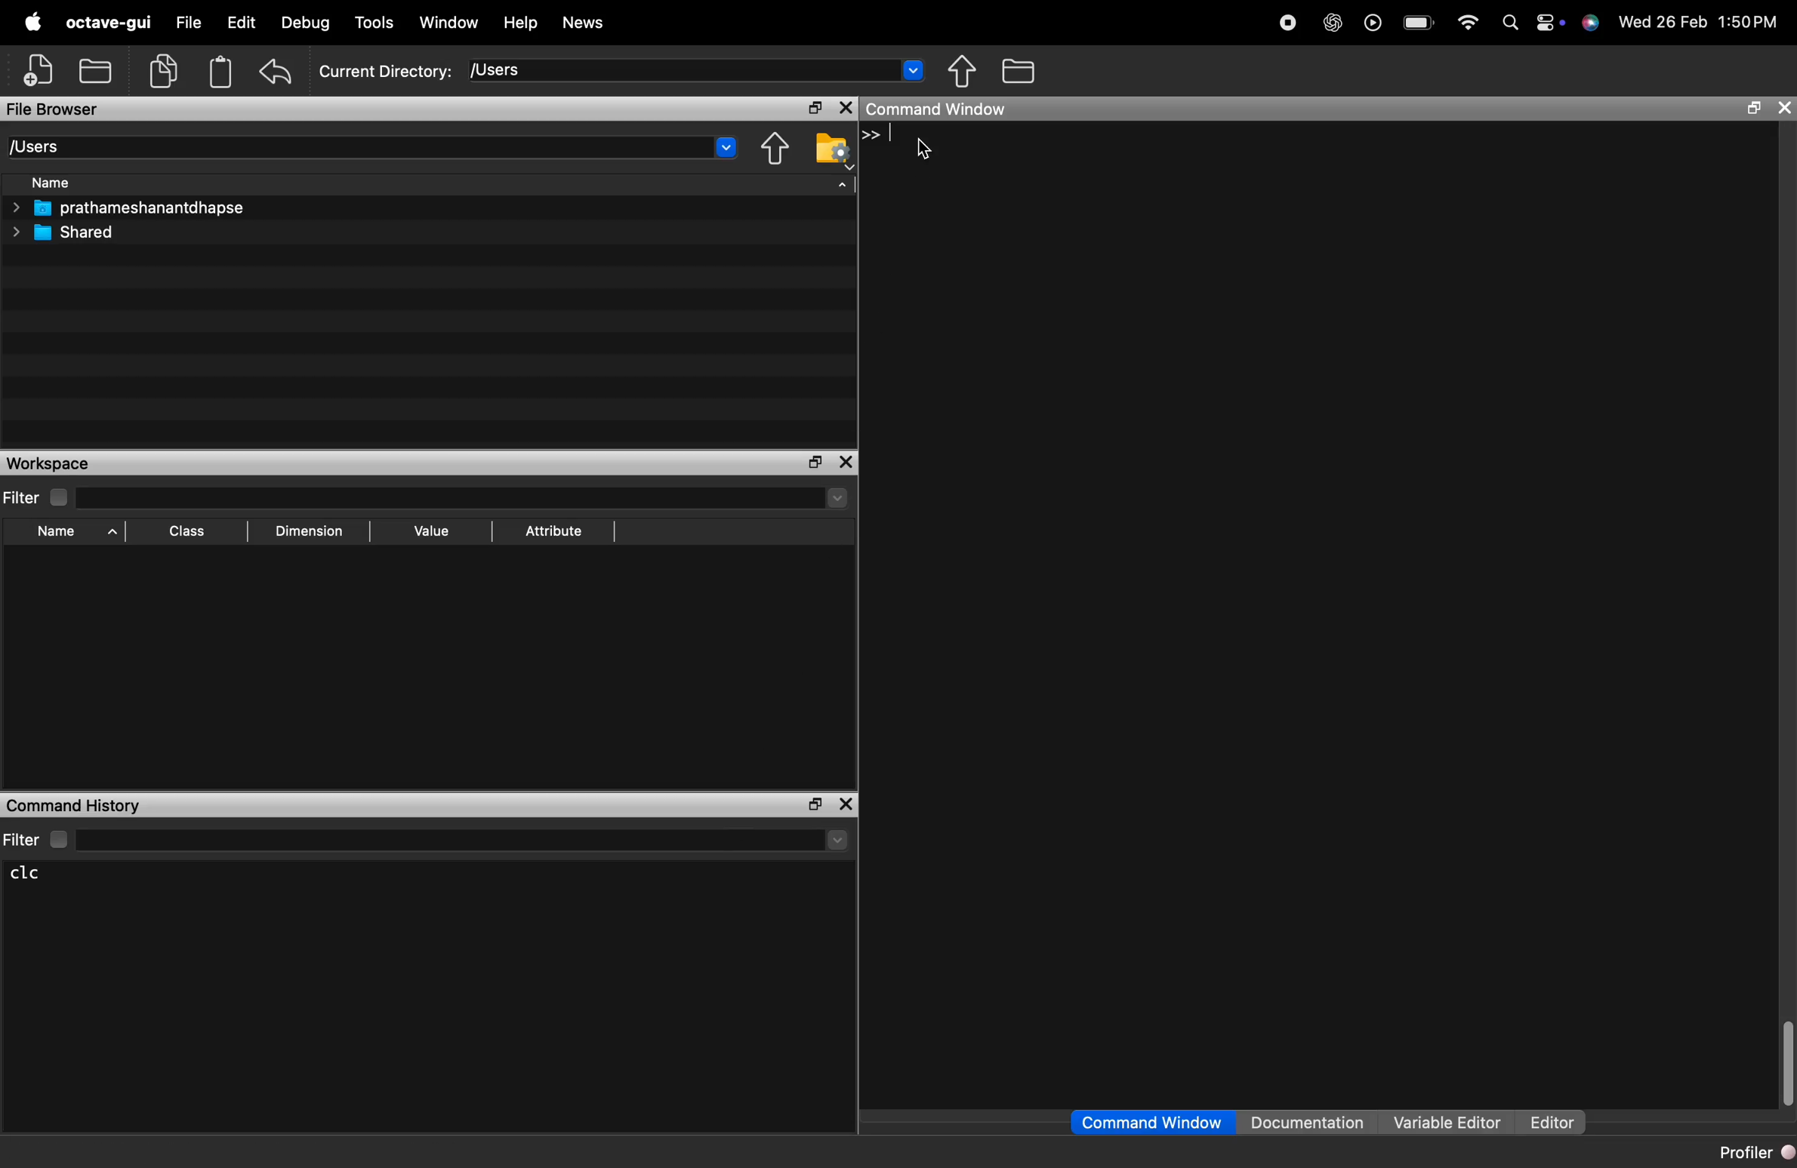 The image size is (1797, 1168). I want to click on wifi, so click(1466, 20).